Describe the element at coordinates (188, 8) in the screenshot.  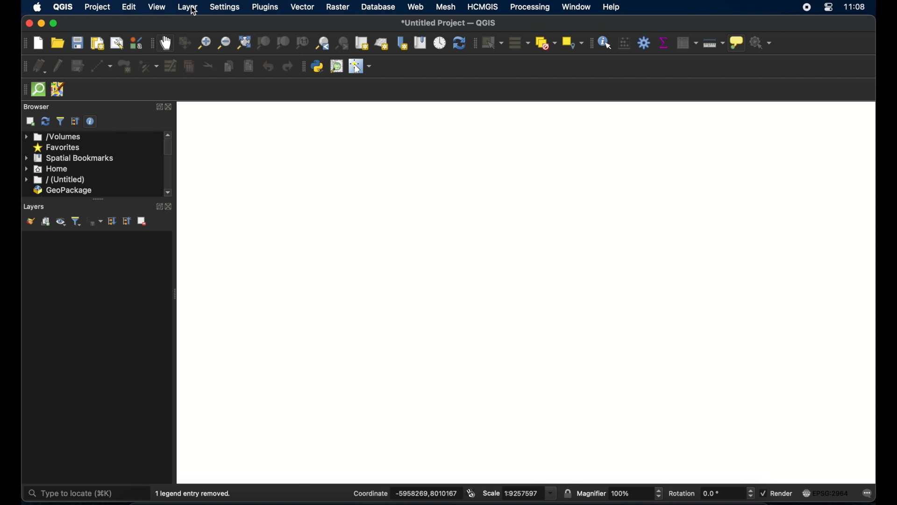
I see `layer` at that location.